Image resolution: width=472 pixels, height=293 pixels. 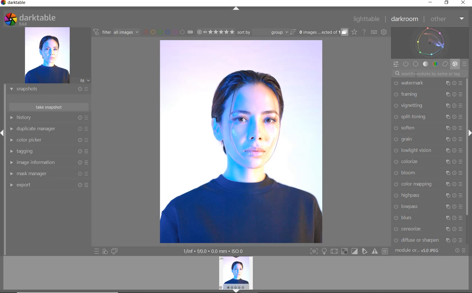 I want to click on BLOOM, so click(x=427, y=173).